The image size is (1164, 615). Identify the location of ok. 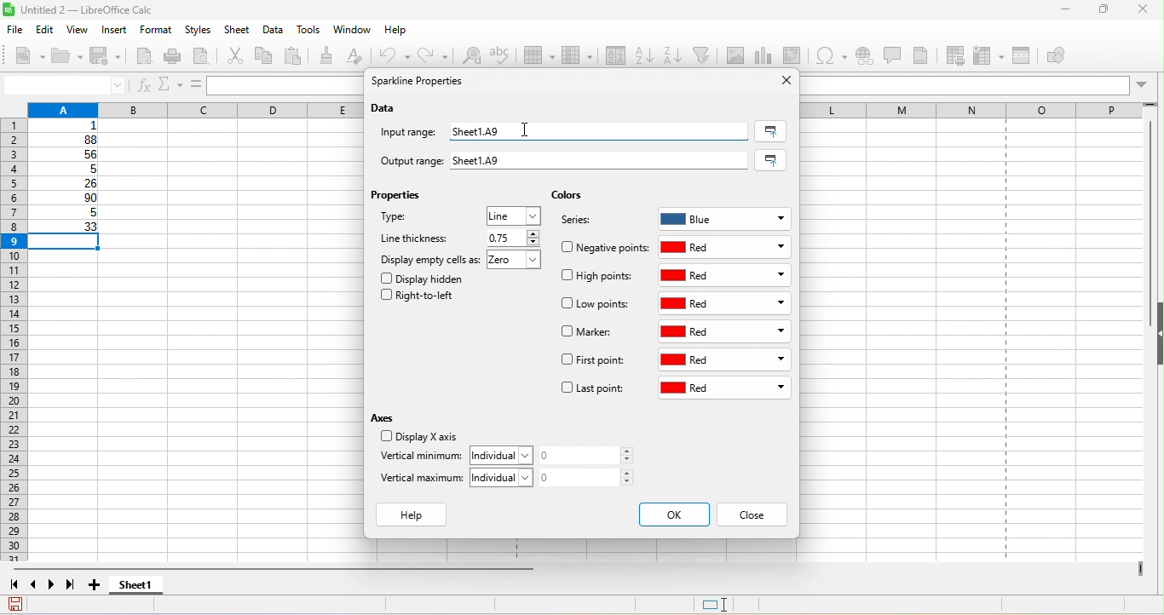
(673, 514).